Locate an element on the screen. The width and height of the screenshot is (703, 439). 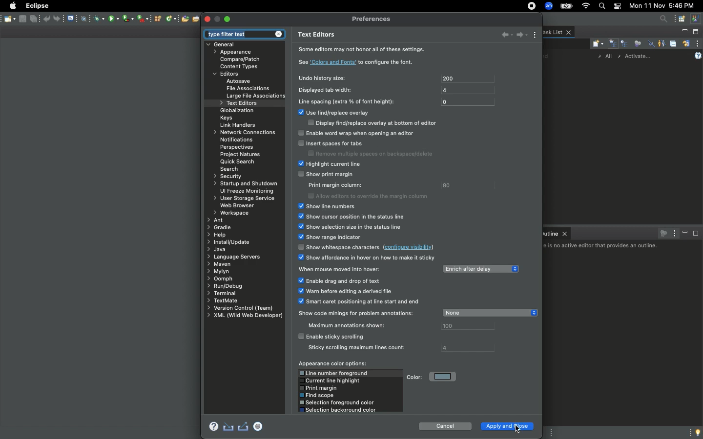
View menu is located at coordinates (536, 35).